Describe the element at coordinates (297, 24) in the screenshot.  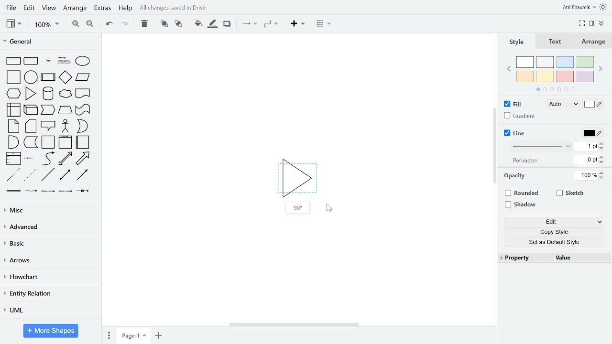
I see `insert` at that location.